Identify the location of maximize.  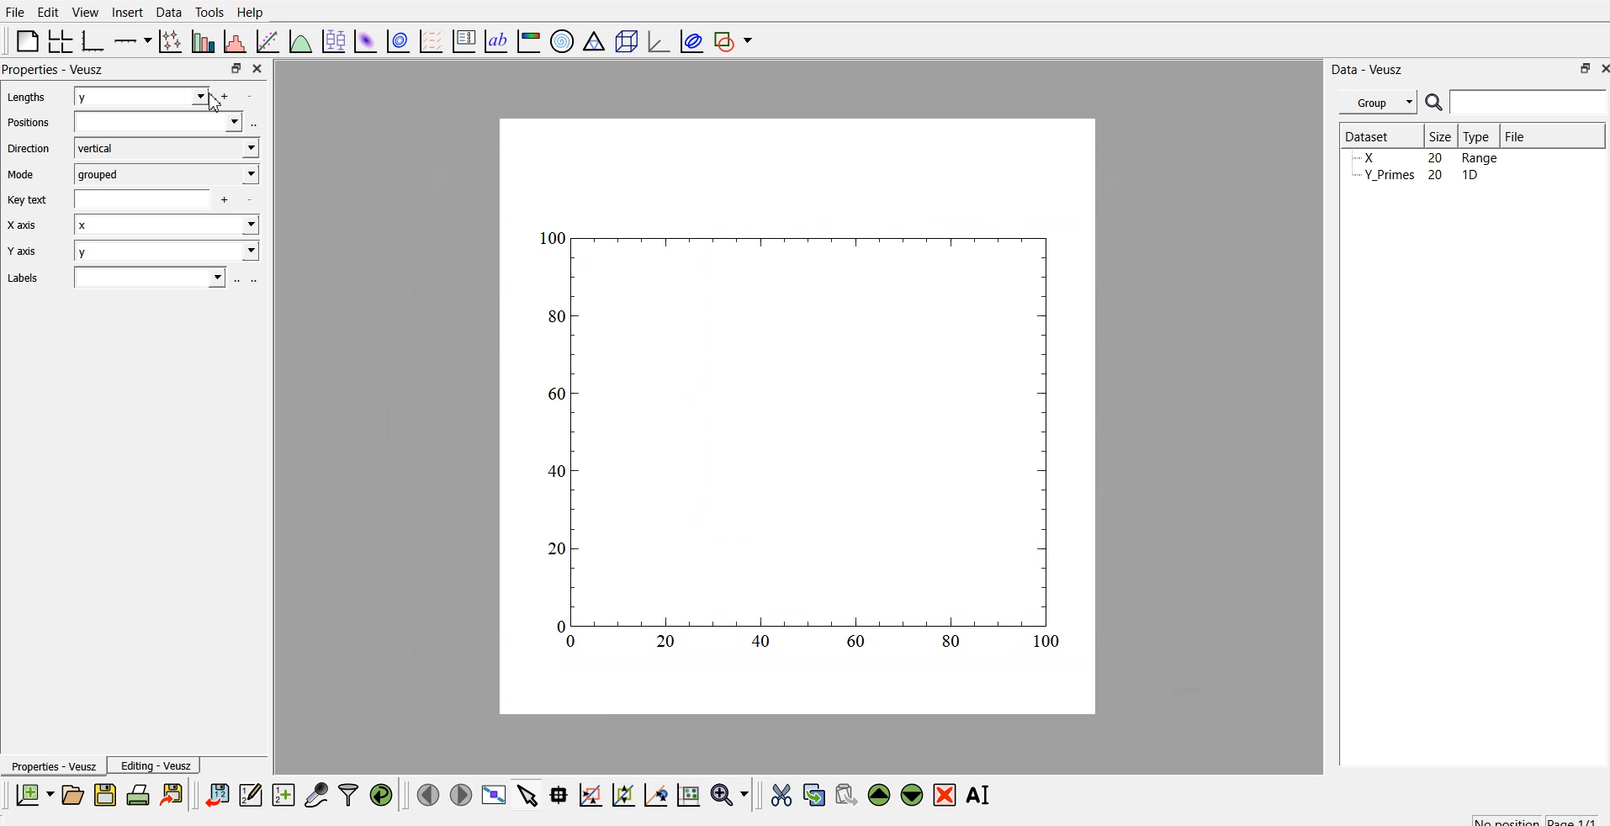
(231, 68).